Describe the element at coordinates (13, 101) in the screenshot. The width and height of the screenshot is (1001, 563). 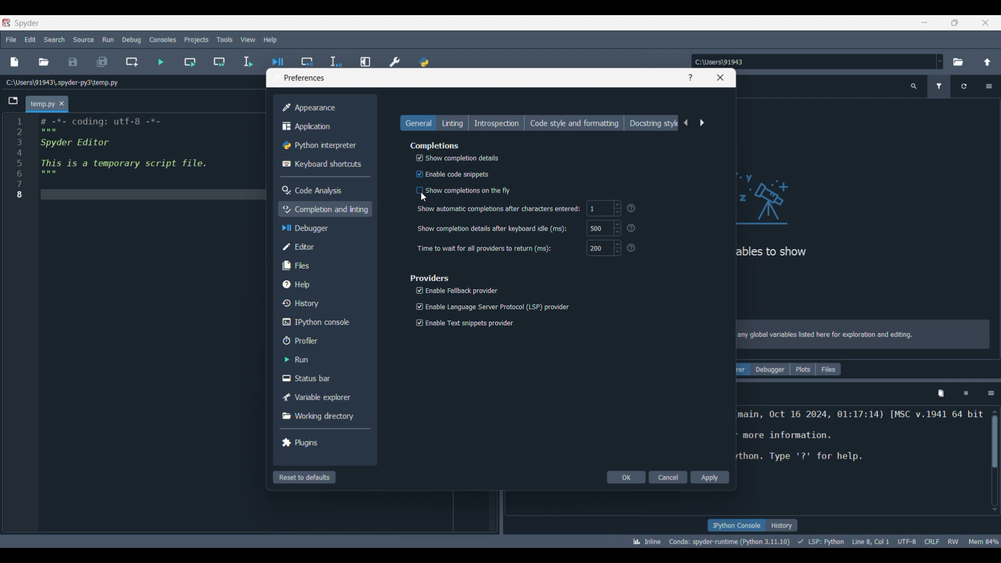
I see `Browse tabs` at that location.